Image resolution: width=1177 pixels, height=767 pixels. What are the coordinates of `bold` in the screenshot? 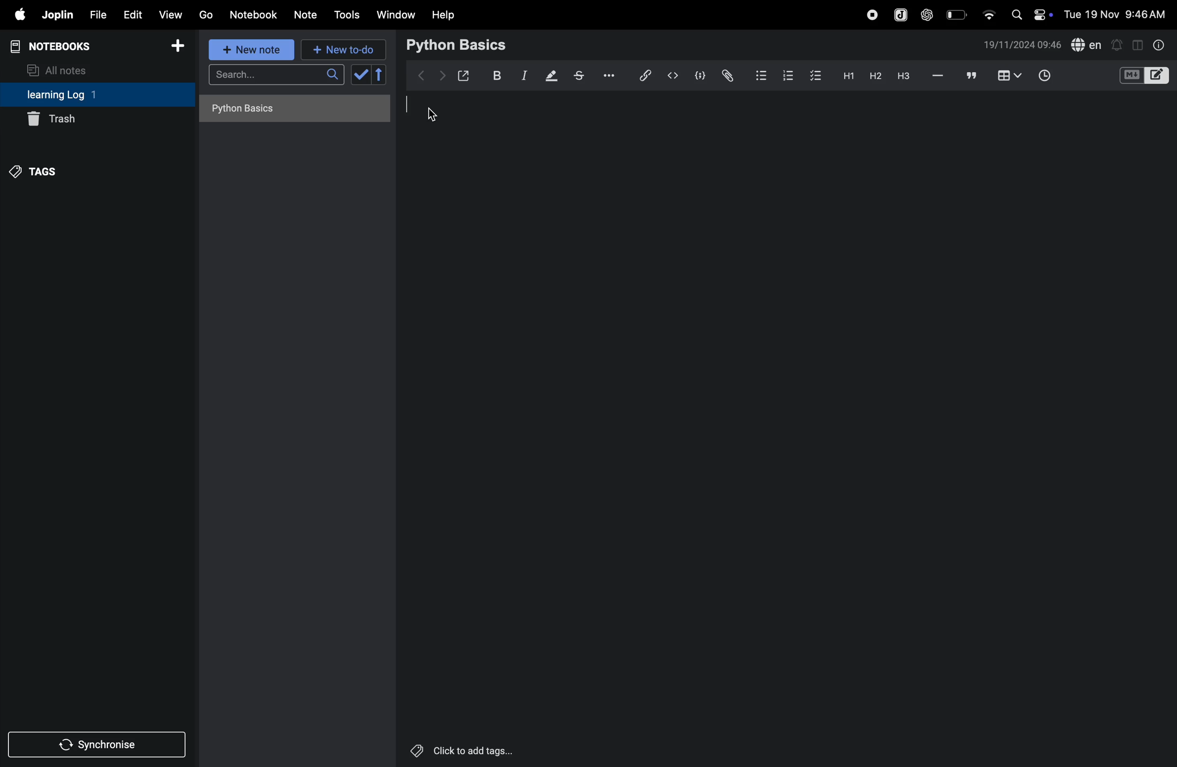 It's located at (495, 76).